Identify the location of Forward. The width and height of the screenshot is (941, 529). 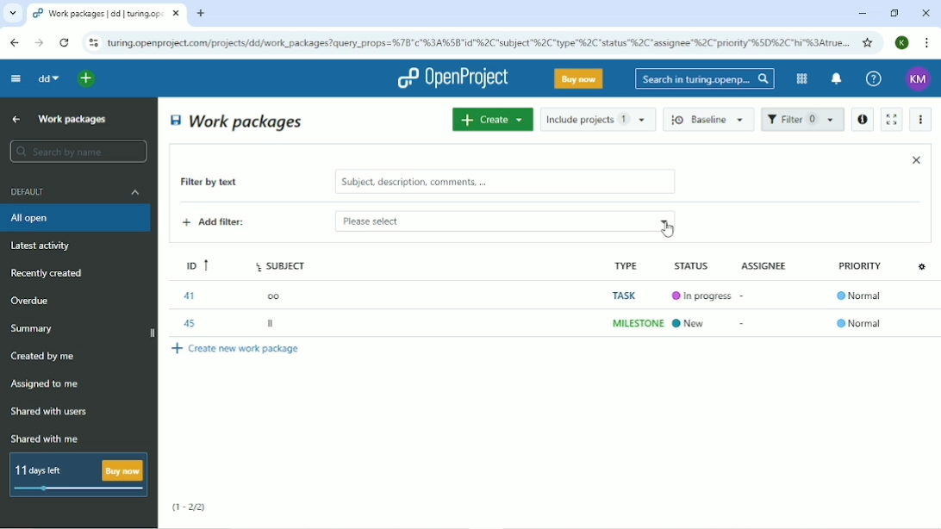
(37, 43).